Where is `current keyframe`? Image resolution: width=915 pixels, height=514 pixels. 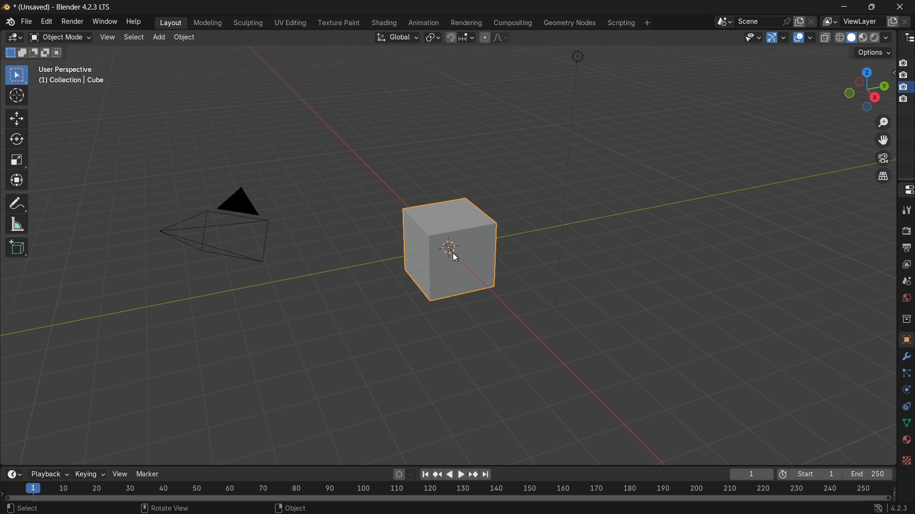 current keyframe is located at coordinates (752, 474).